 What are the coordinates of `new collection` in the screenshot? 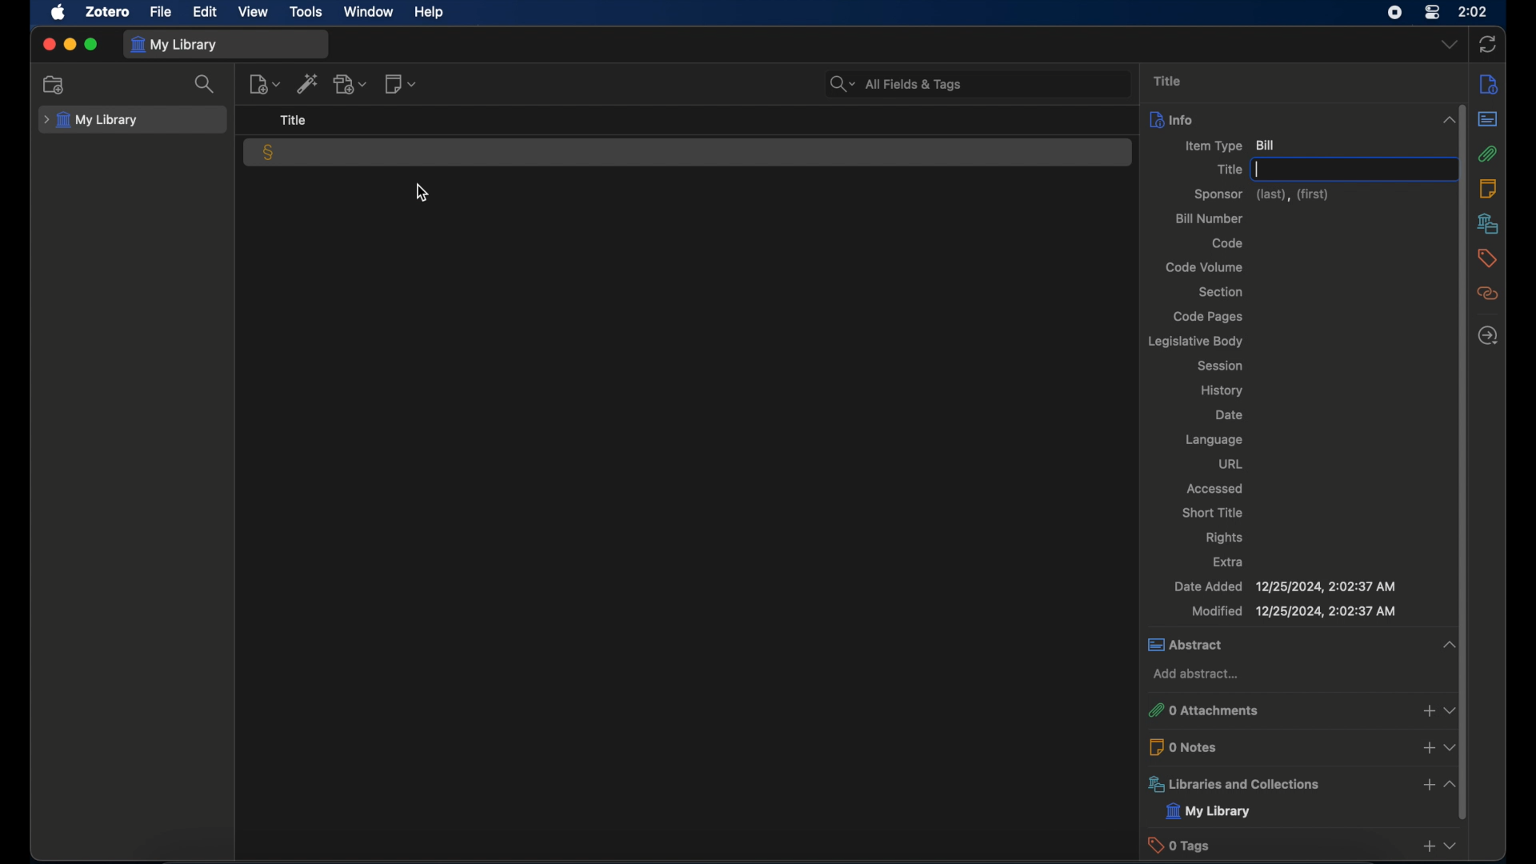 It's located at (56, 84).